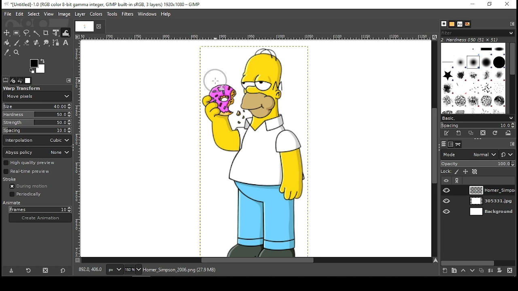  I want to click on open brush as image, so click(510, 133).